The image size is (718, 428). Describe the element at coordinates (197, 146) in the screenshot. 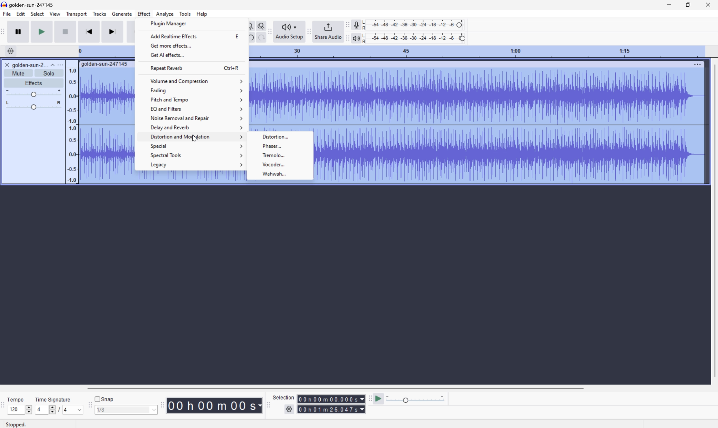

I see `Special` at that location.